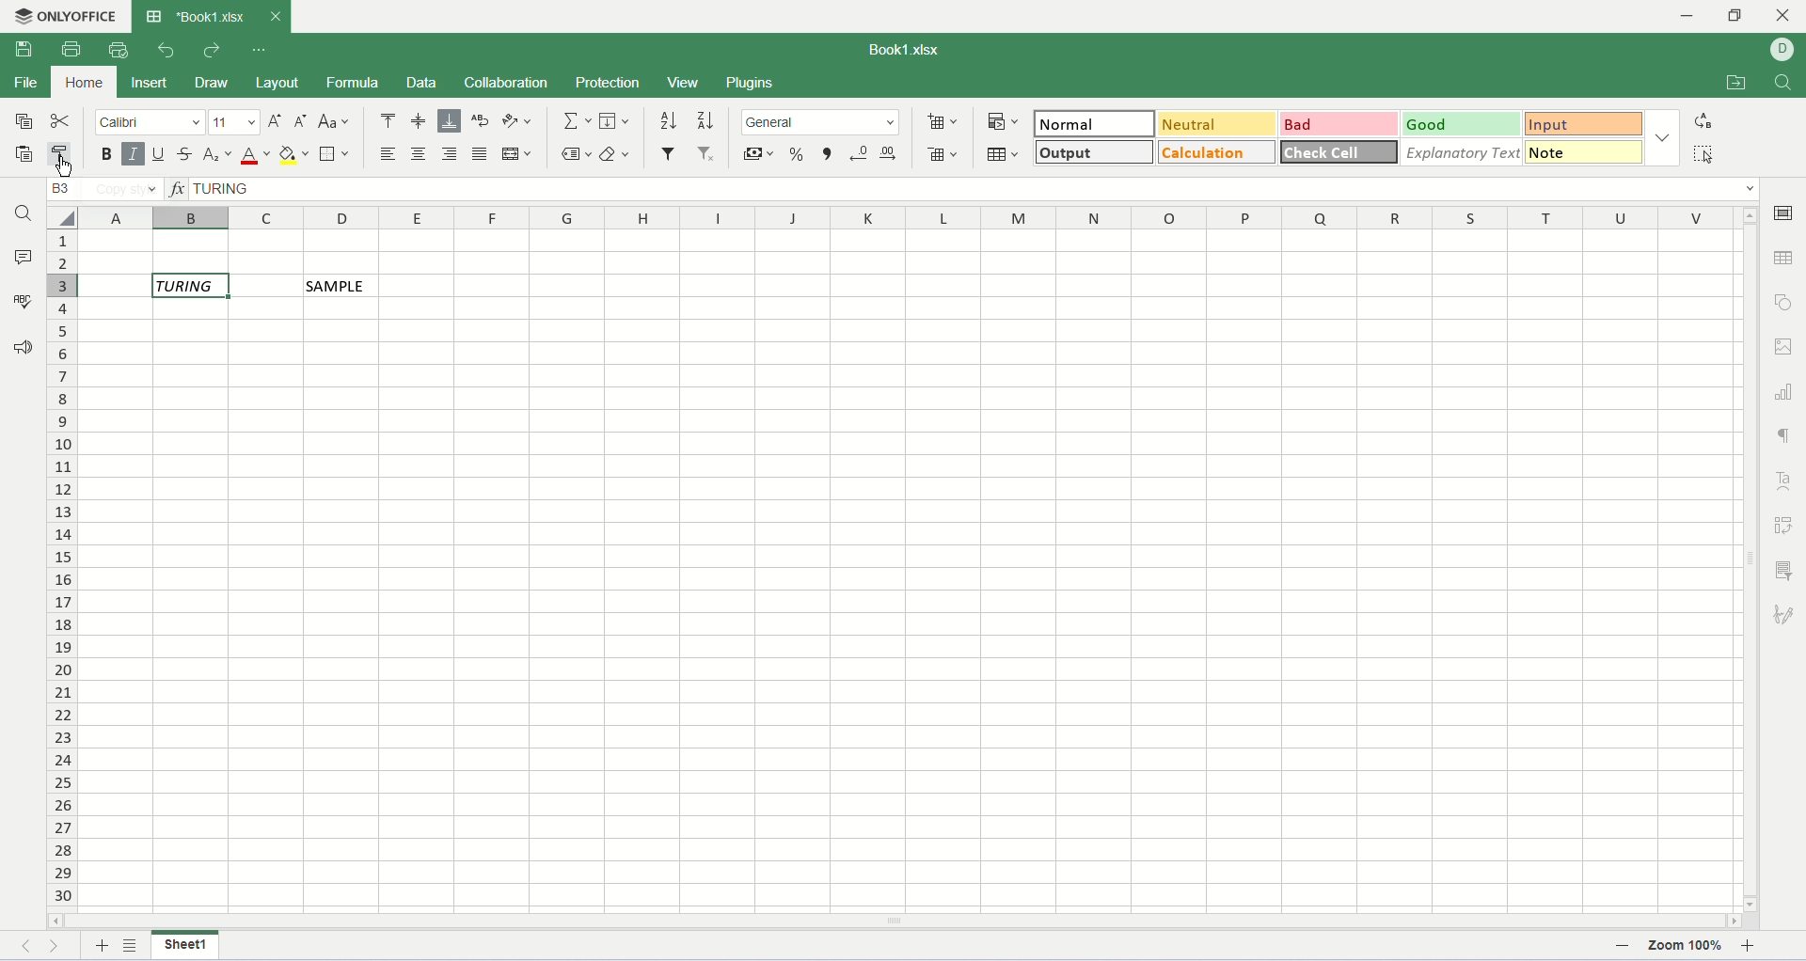 This screenshot has width=1806, height=961. What do you see at coordinates (975, 188) in the screenshot?
I see `input line` at bounding box center [975, 188].